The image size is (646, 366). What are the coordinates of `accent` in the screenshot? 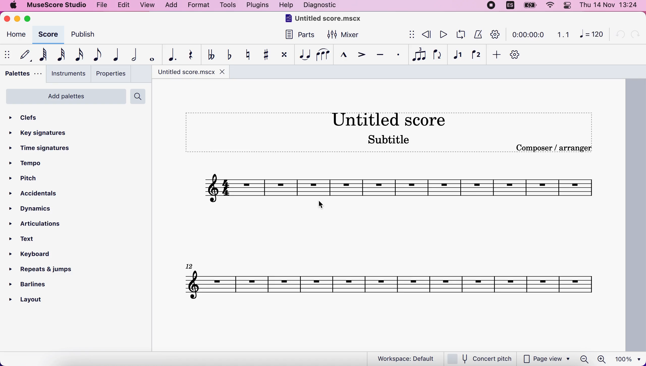 It's located at (359, 56).